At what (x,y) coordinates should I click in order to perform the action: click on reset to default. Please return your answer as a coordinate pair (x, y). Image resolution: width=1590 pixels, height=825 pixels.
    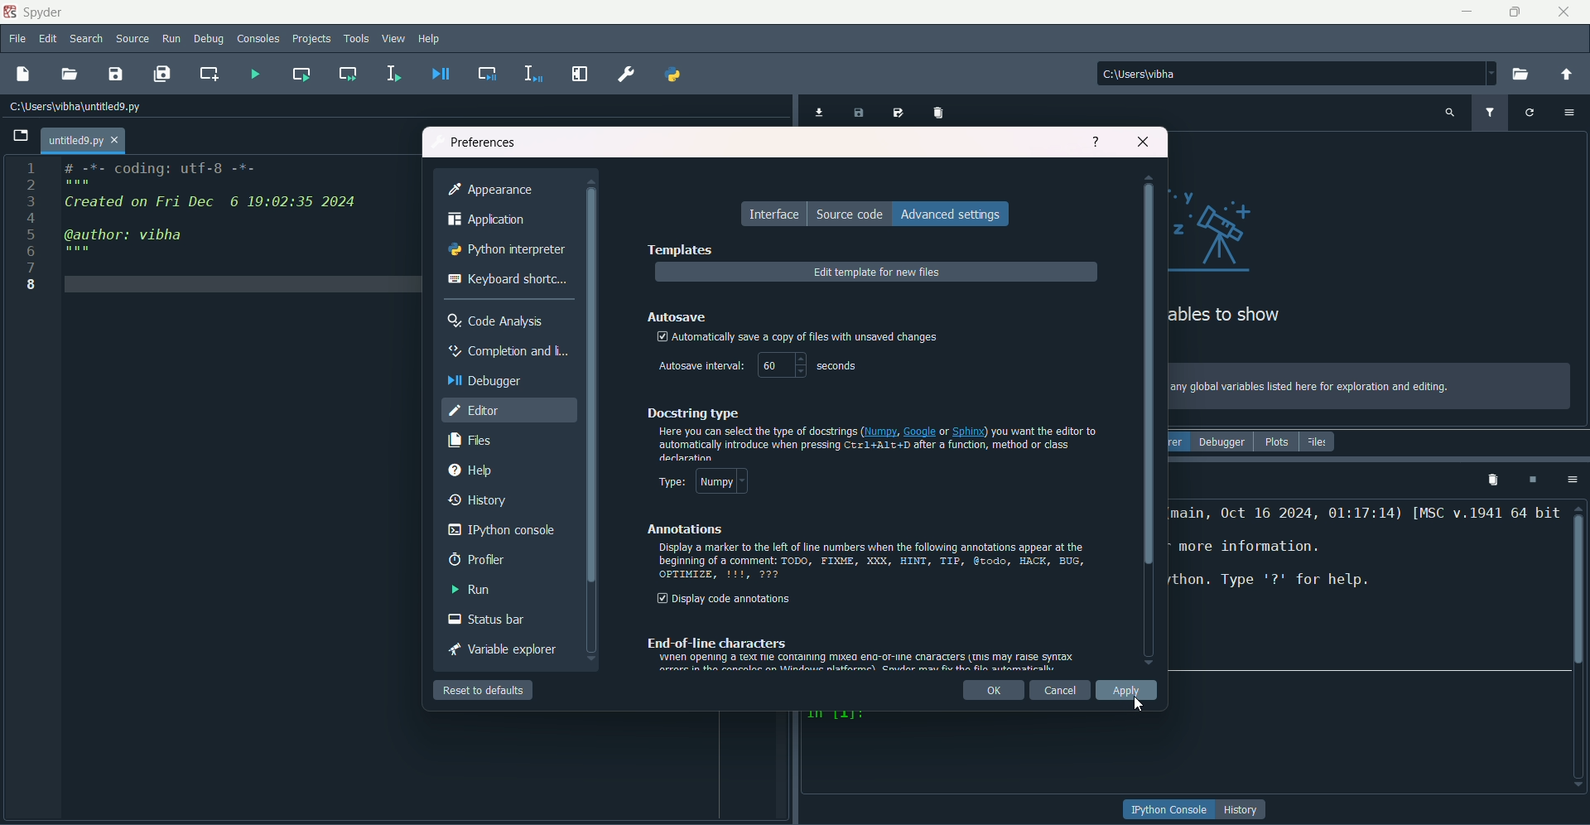
    Looking at the image, I should click on (484, 689).